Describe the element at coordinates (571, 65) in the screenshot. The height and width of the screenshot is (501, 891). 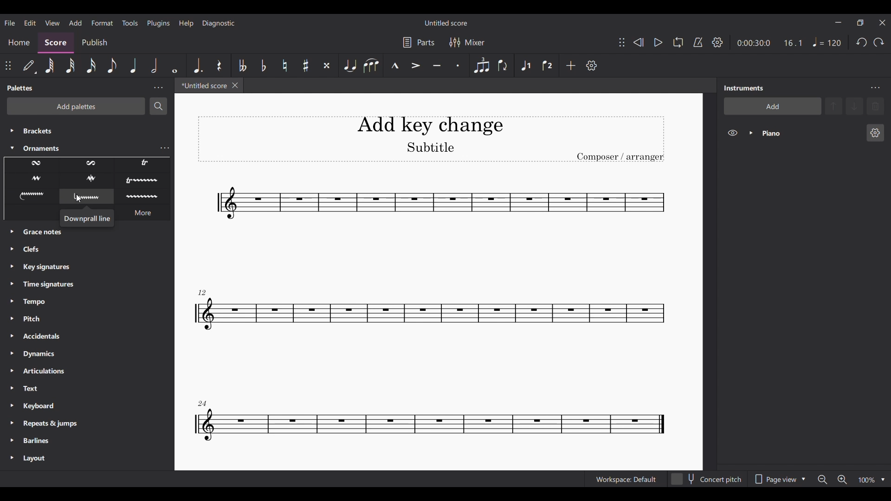
I see `Add` at that location.